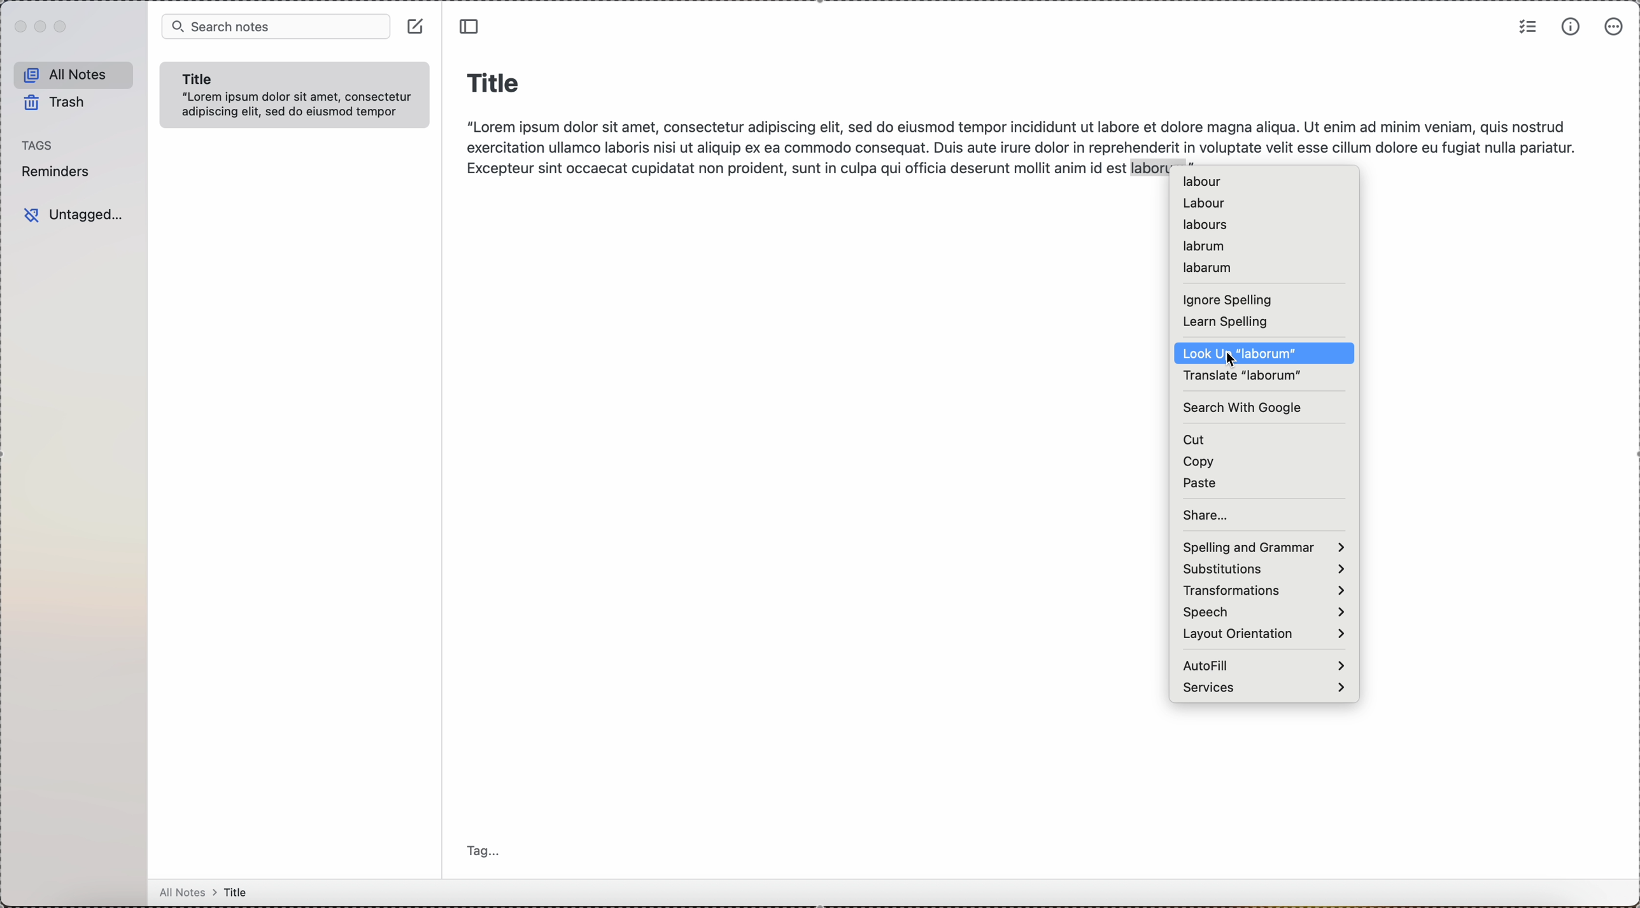  Describe the element at coordinates (1245, 376) in the screenshot. I see `translate` at that location.